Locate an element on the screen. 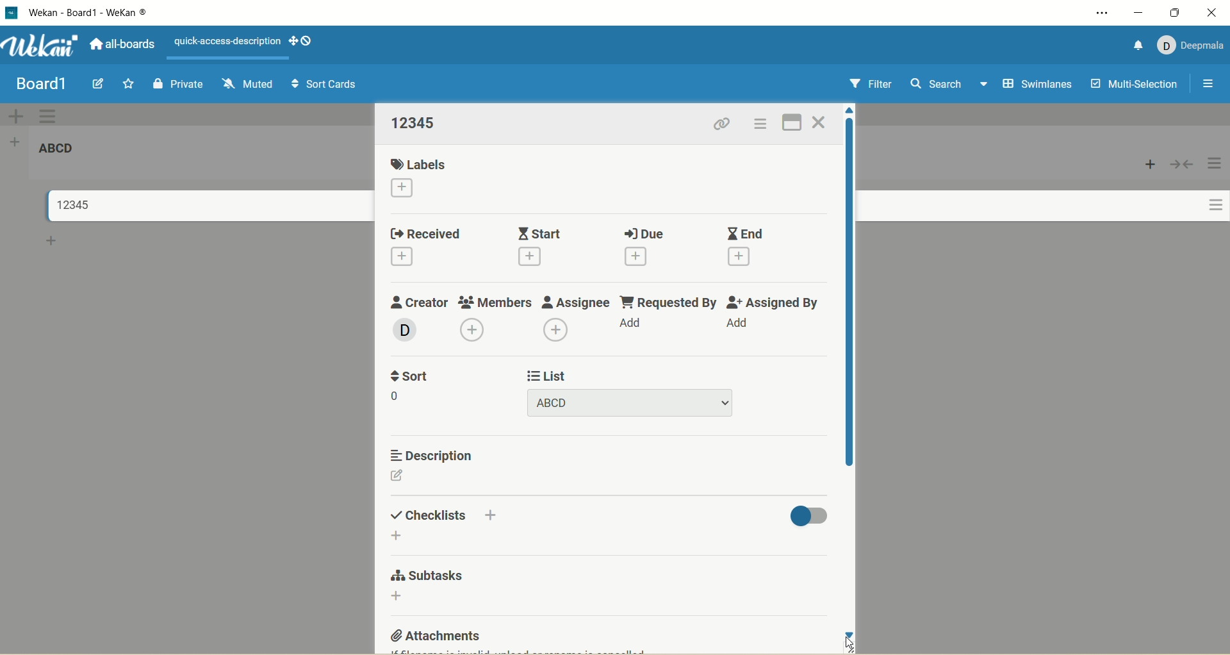  due is located at coordinates (643, 233).